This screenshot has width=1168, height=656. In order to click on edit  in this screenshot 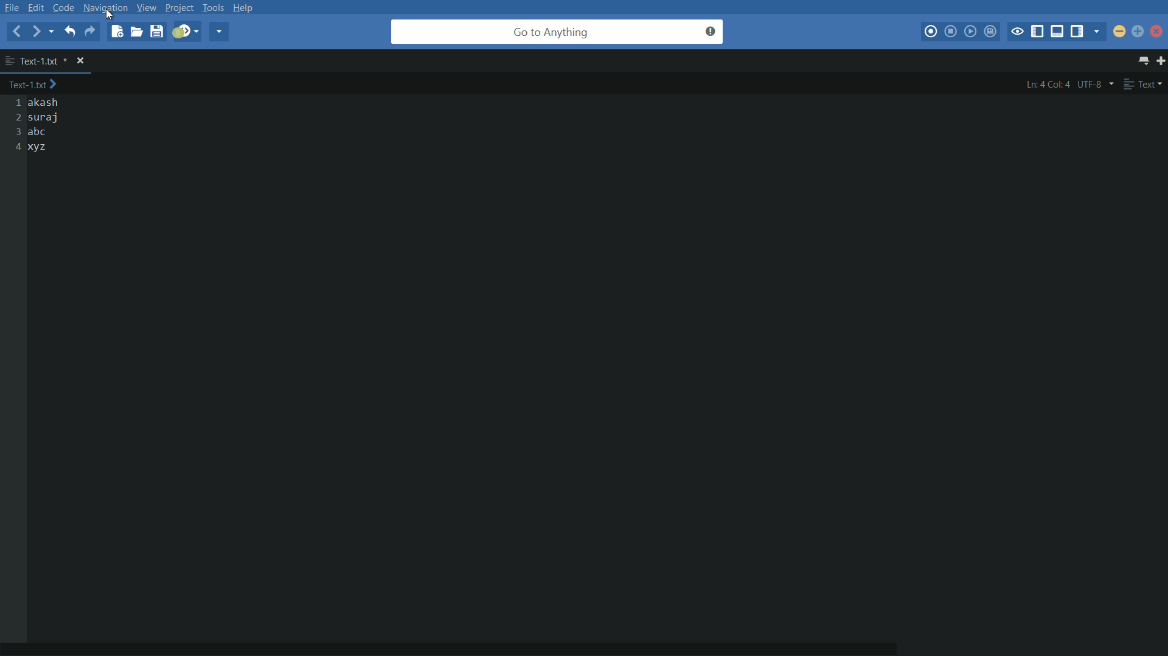, I will do `click(38, 7)`.